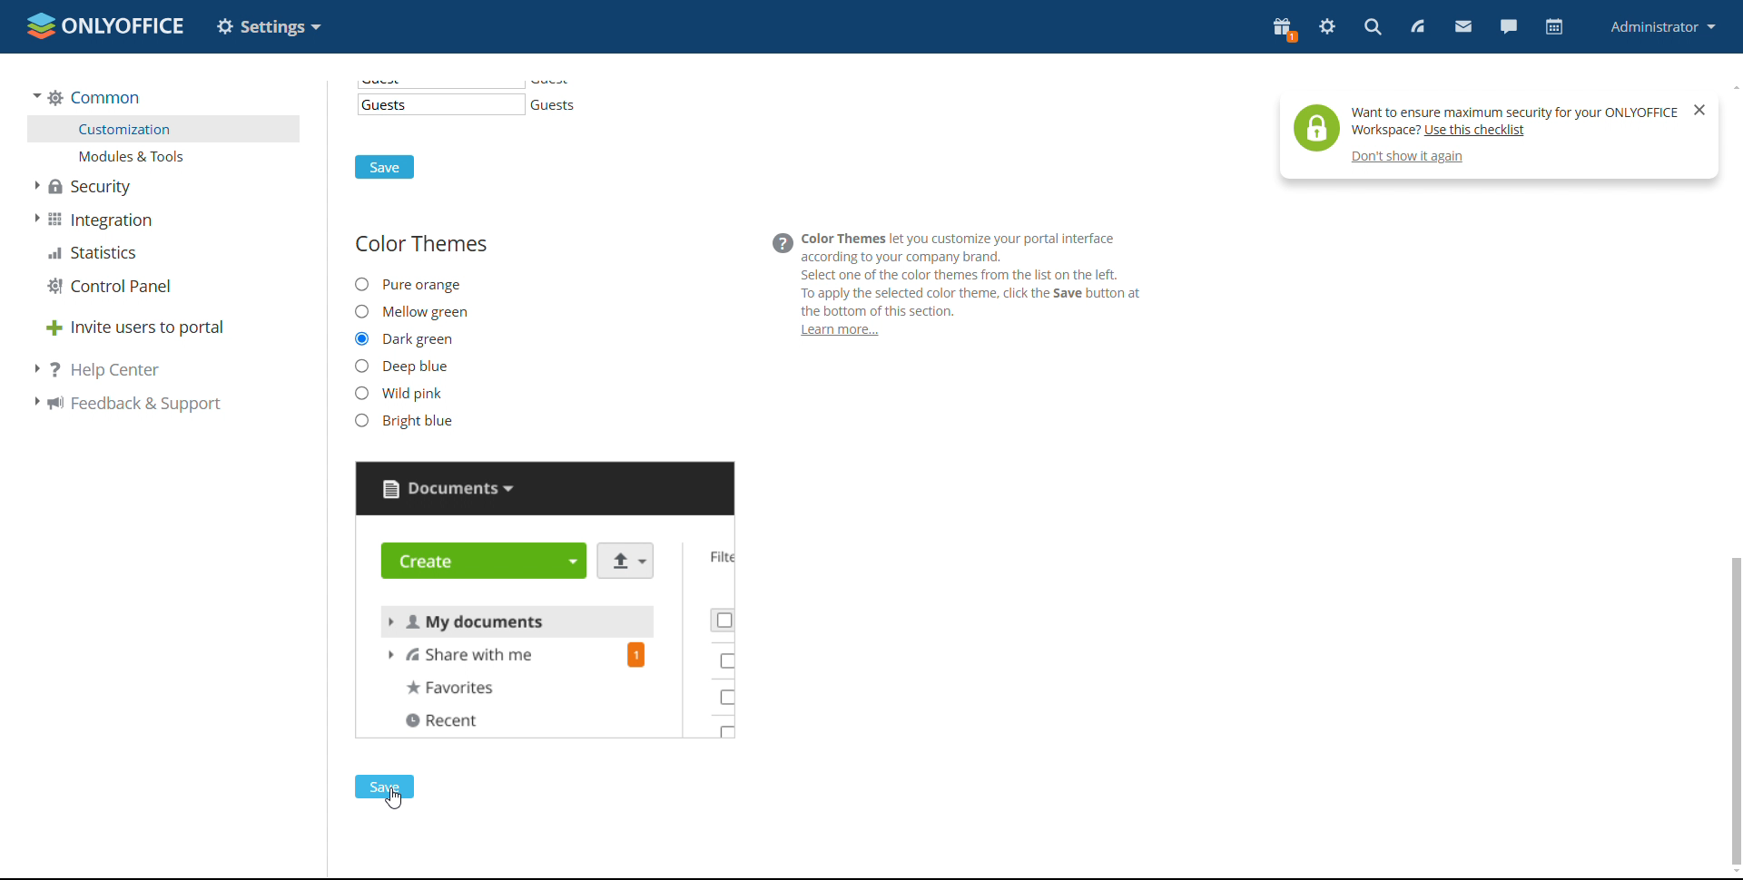  Describe the element at coordinates (1732, 84) in the screenshot. I see `scroll up` at that location.